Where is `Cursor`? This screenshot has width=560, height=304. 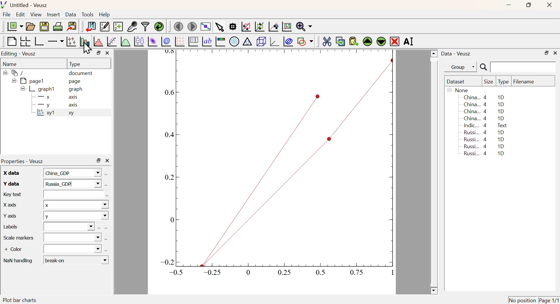 Cursor is located at coordinates (87, 48).